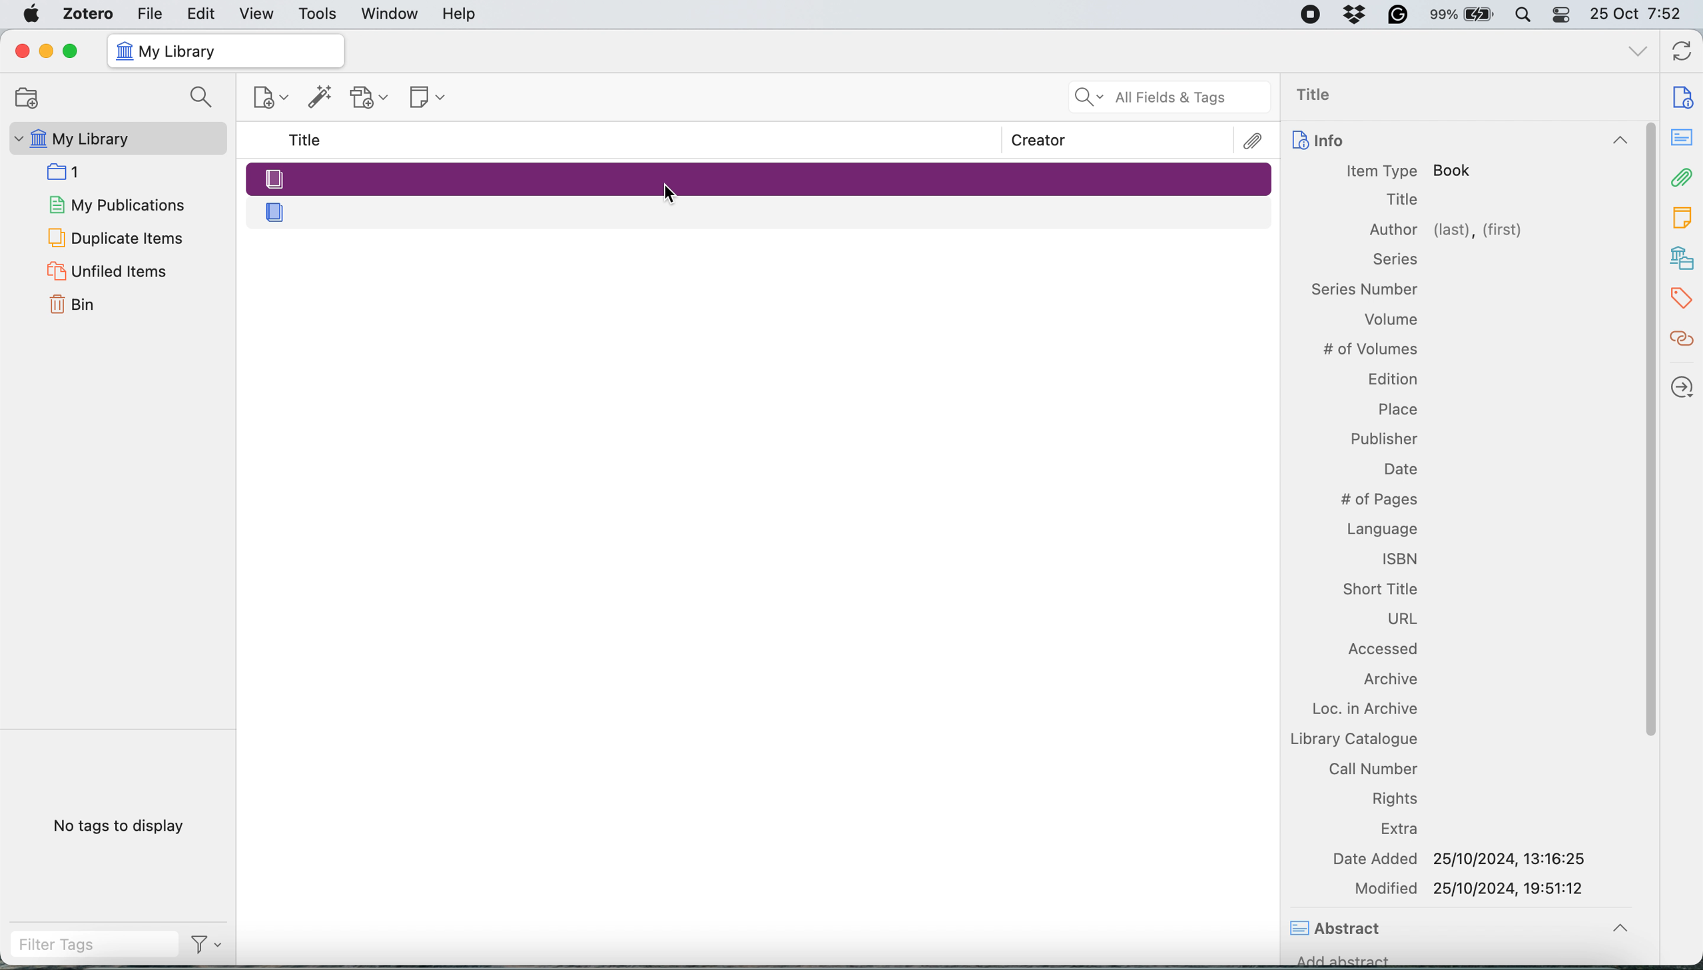  What do you see at coordinates (1343, 963) in the screenshot?
I see `Add abstract ` at bounding box center [1343, 963].